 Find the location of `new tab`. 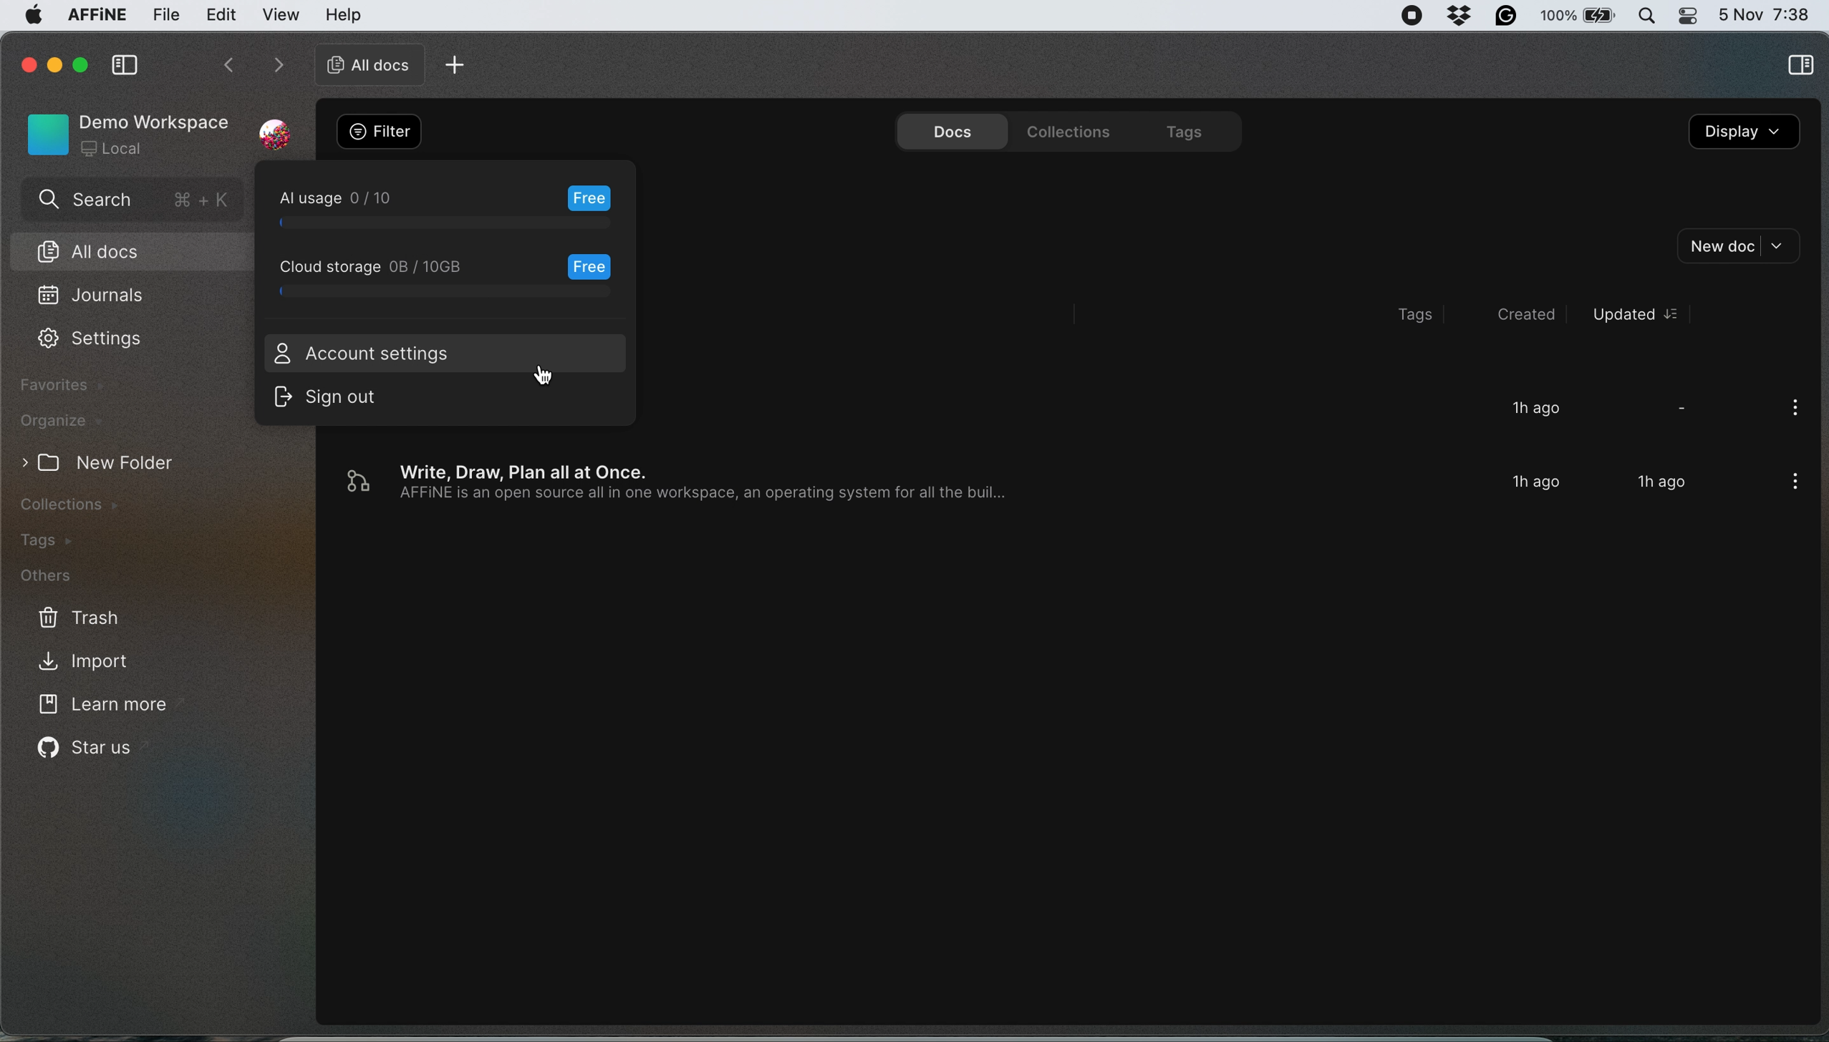

new tab is located at coordinates (459, 64).